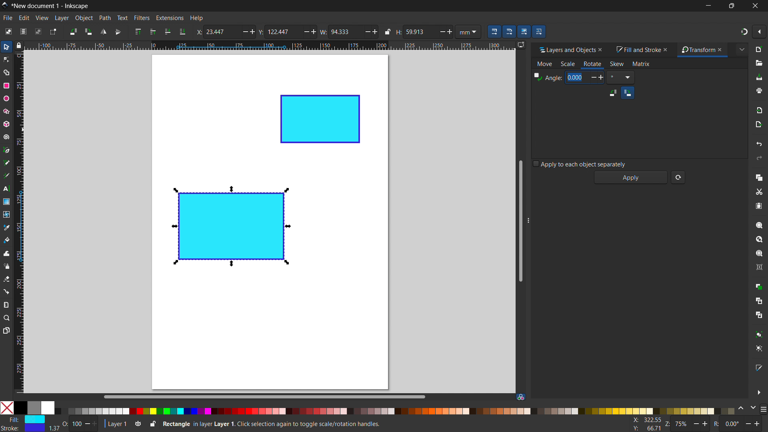 Image resolution: width=768 pixels, height=432 pixels. I want to click on 0.00, so click(584, 77).